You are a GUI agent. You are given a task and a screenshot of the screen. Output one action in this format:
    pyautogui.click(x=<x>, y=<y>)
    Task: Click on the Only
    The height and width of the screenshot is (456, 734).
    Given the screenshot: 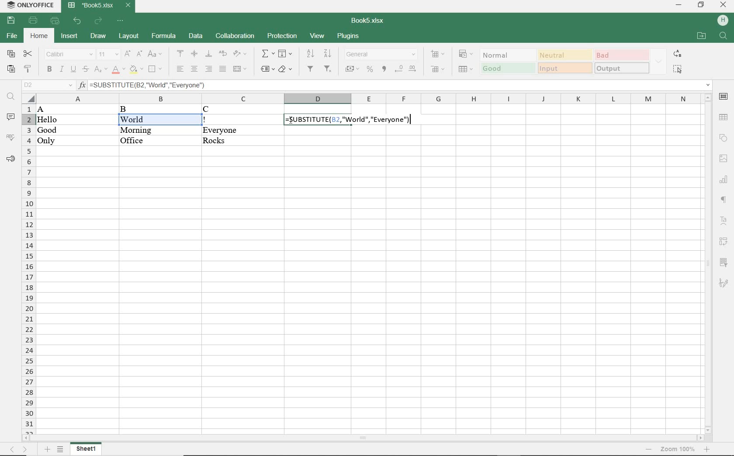 What is the action you would take?
    pyautogui.click(x=51, y=141)
    